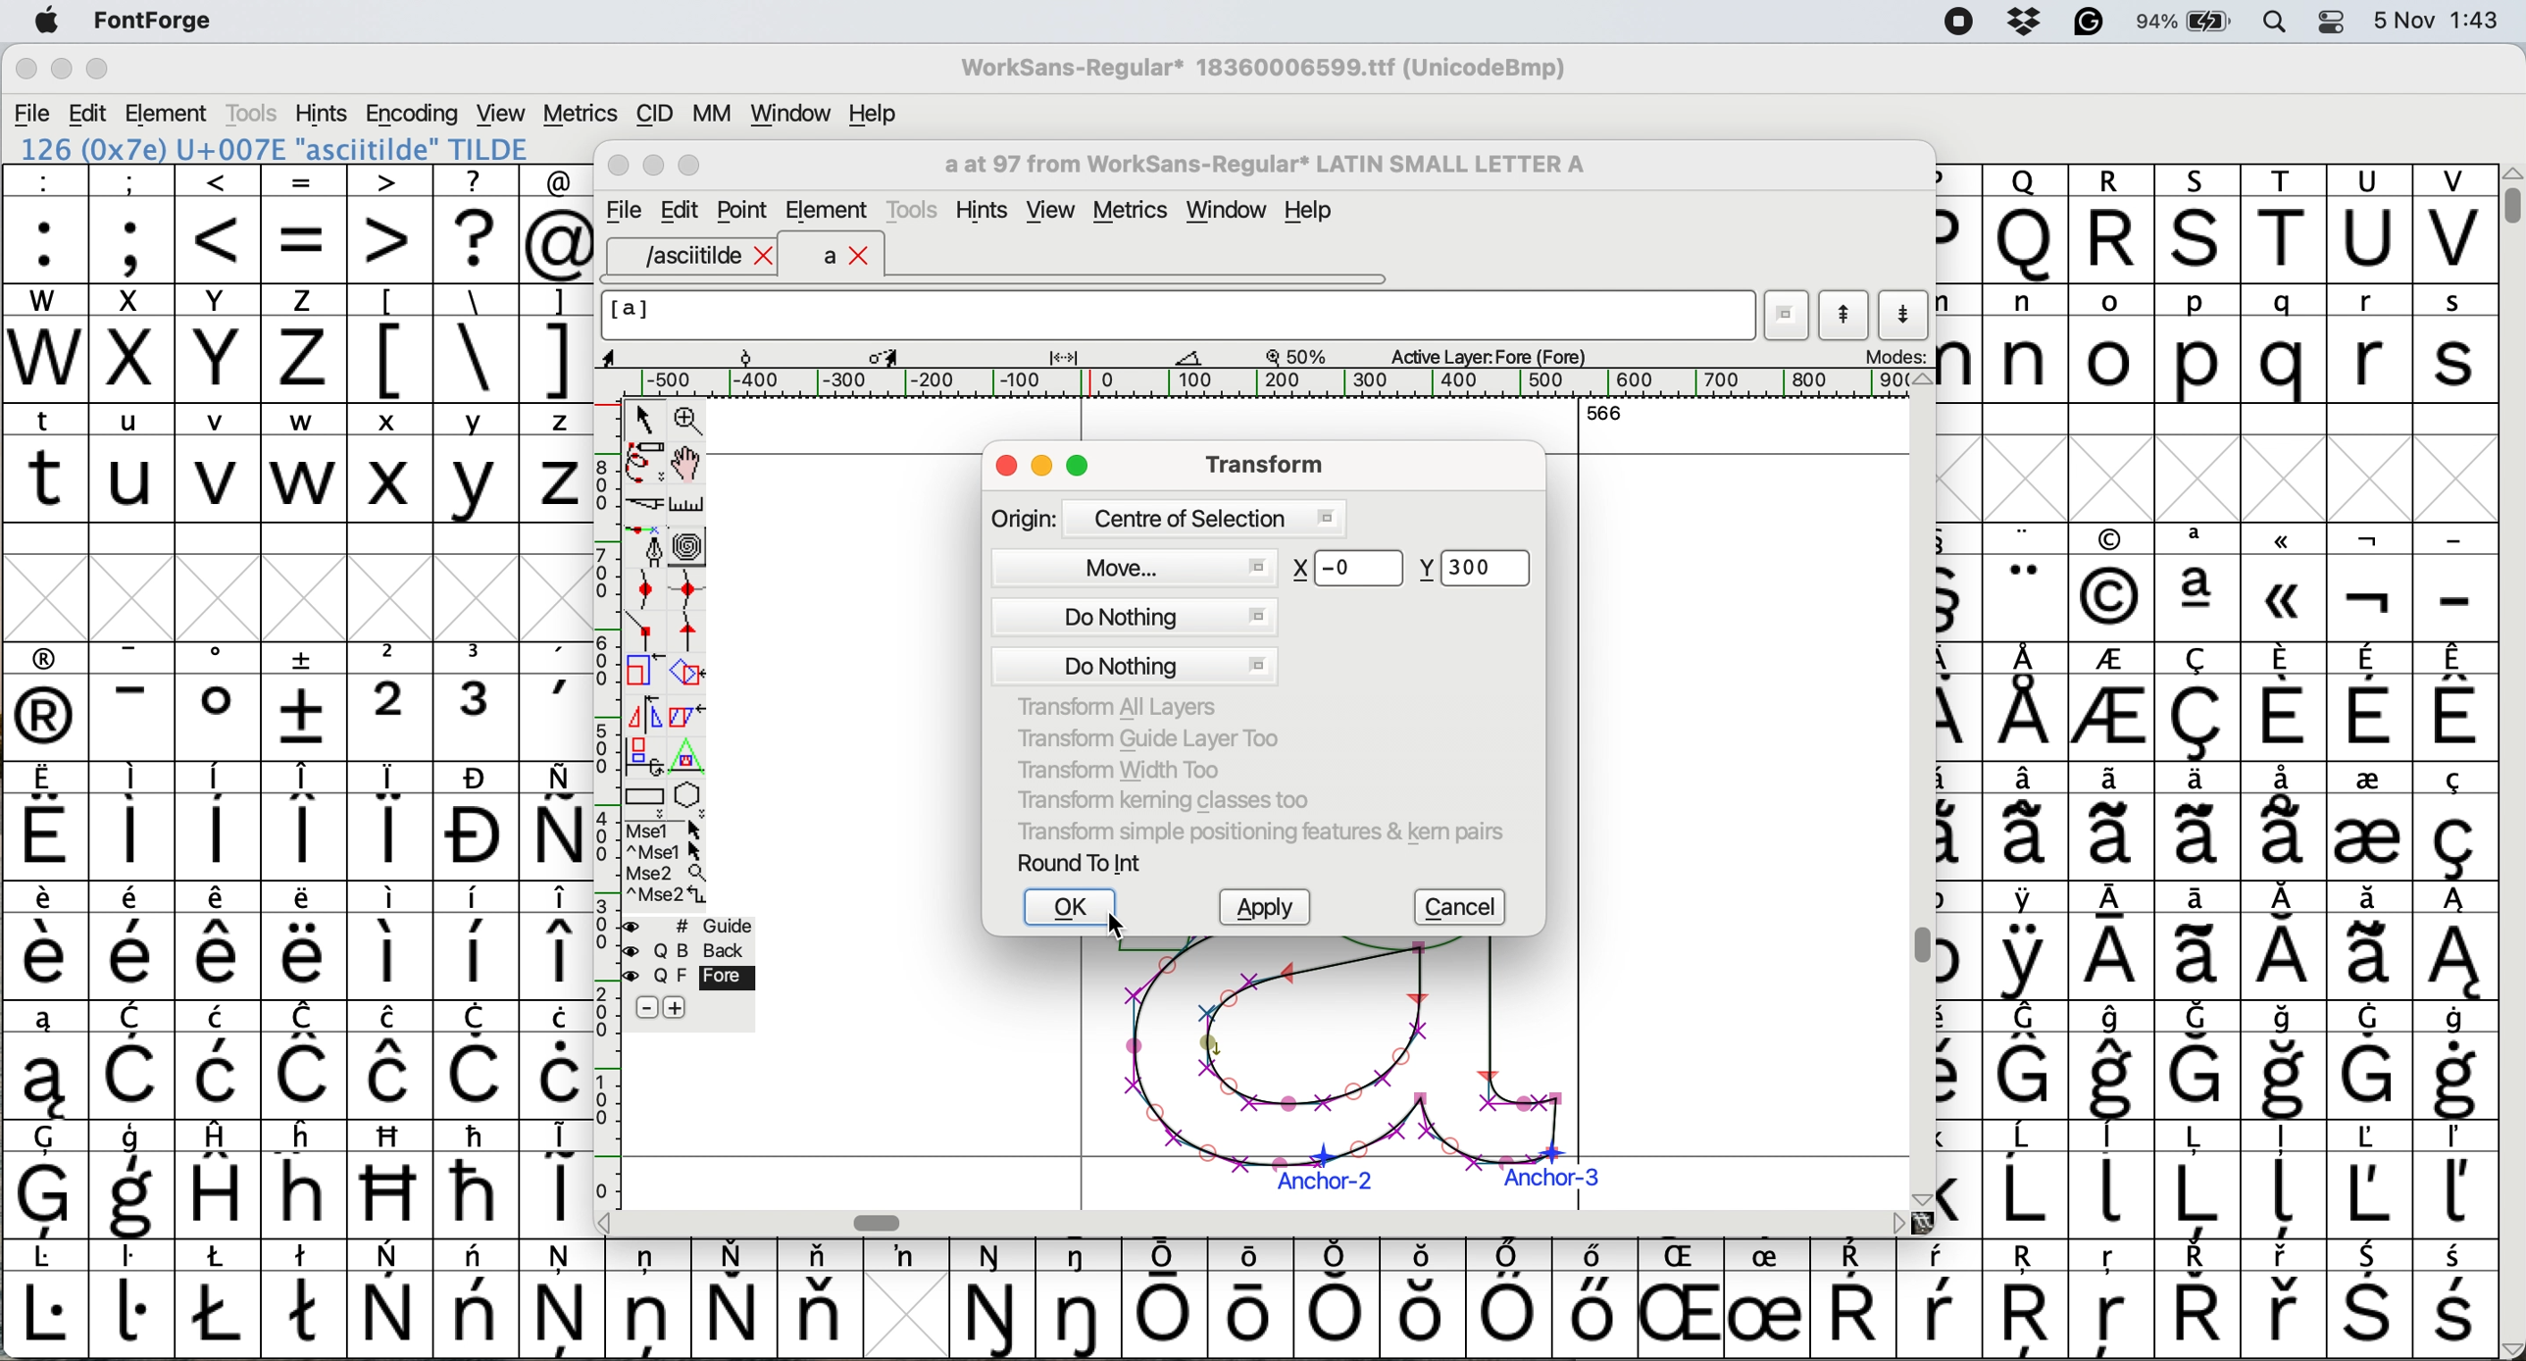 The image size is (2526, 1361). Describe the element at coordinates (33, 114) in the screenshot. I see `file` at that location.